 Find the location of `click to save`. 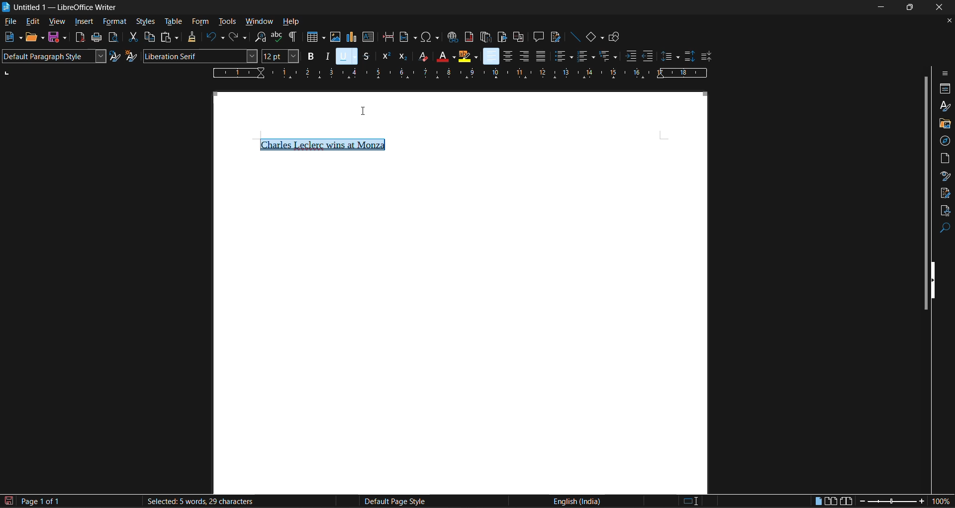

click to save is located at coordinates (10, 502).